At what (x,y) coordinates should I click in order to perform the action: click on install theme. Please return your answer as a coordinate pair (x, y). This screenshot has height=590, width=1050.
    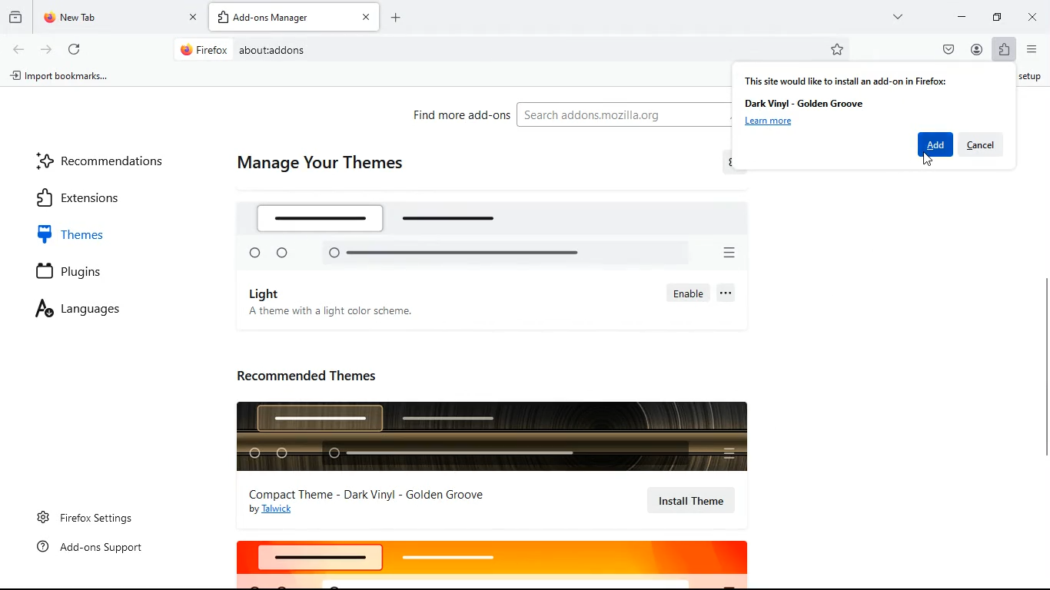
    Looking at the image, I should click on (693, 501).